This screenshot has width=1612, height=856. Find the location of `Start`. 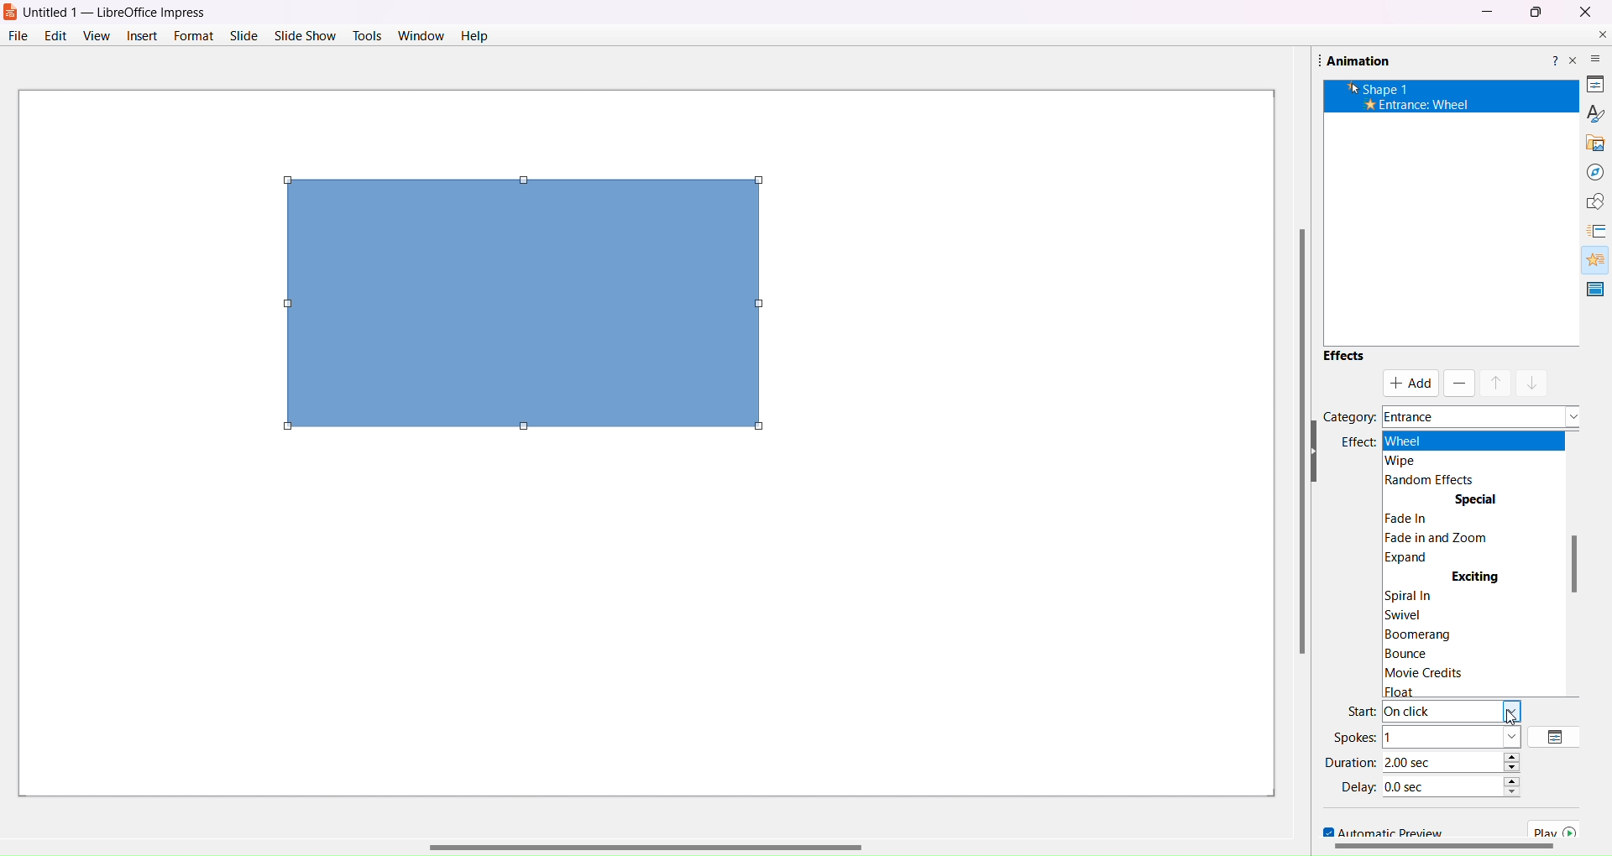

Start is located at coordinates (1359, 710).